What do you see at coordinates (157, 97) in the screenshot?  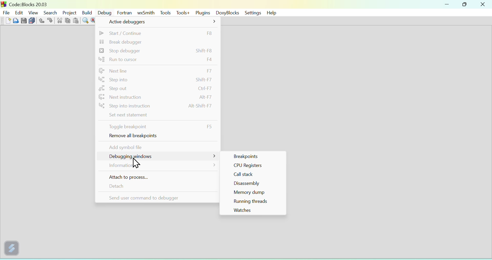 I see `next instruction` at bounding box center [157, 97].